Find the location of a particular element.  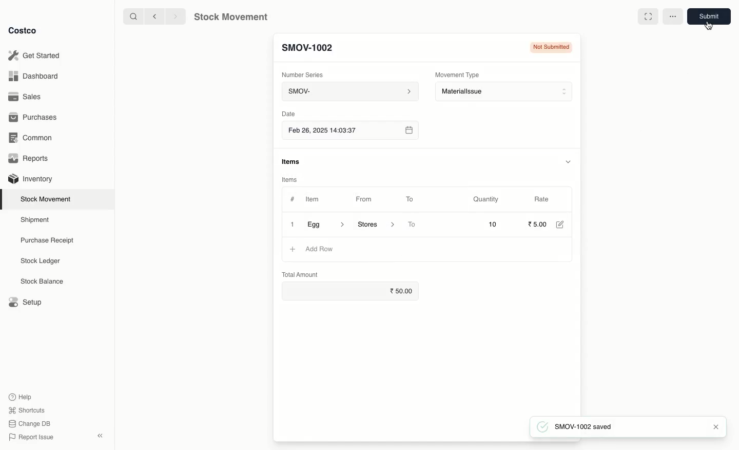

Shipment is located at coordinates (35, 220).